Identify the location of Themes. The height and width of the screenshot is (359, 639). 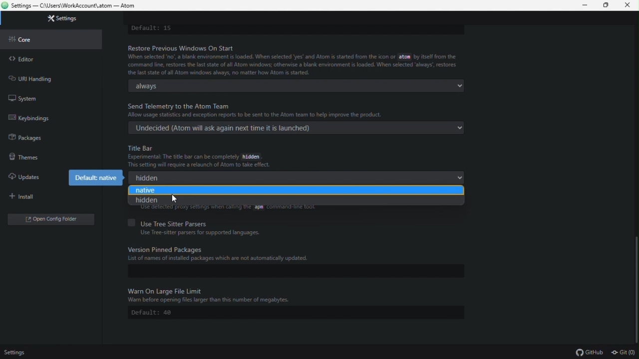
(48, 156).